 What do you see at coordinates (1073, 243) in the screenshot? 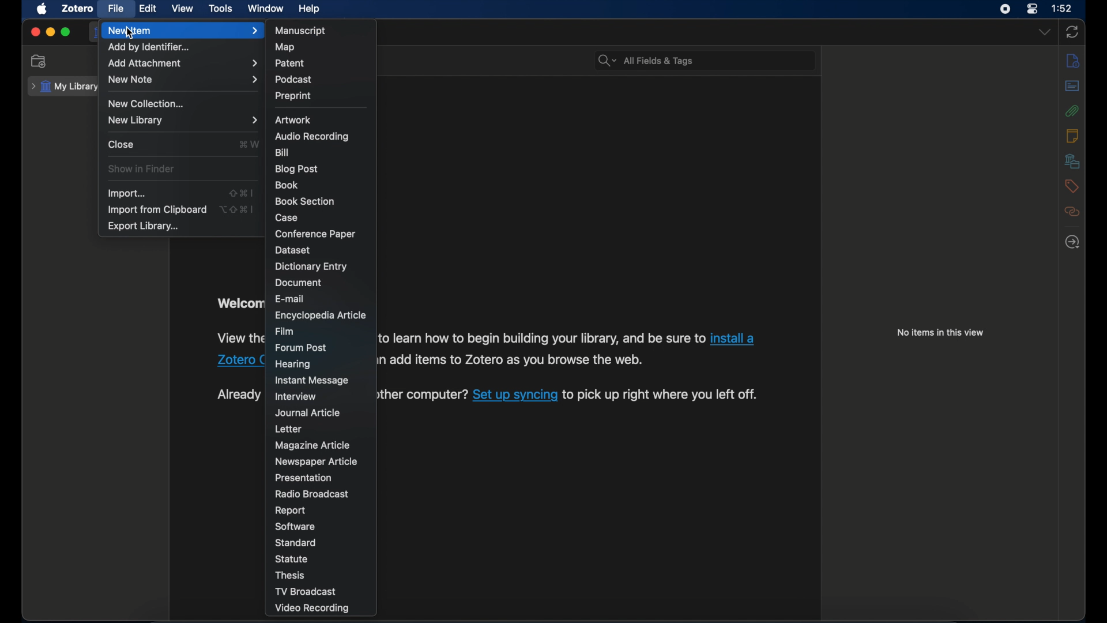
I see `locate` at bounding box center [1073, 243].